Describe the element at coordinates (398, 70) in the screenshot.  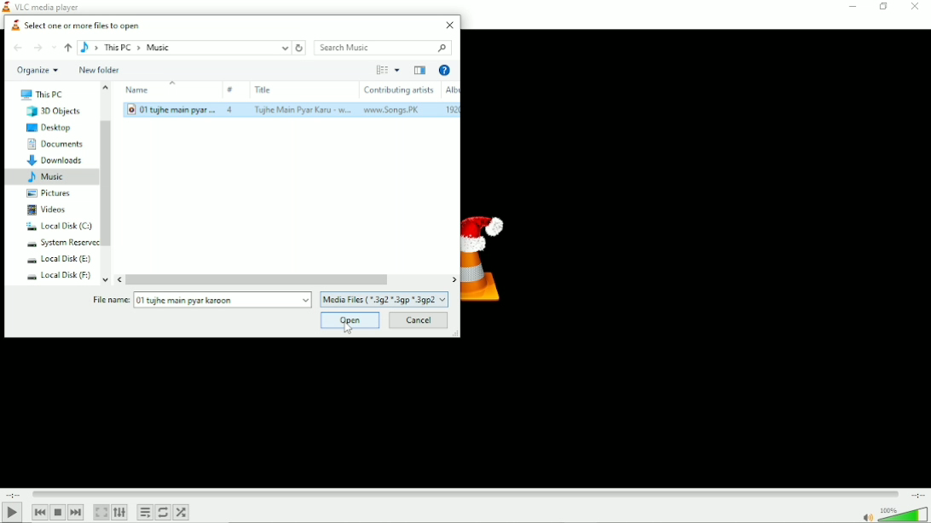
I see `More options` at that location.